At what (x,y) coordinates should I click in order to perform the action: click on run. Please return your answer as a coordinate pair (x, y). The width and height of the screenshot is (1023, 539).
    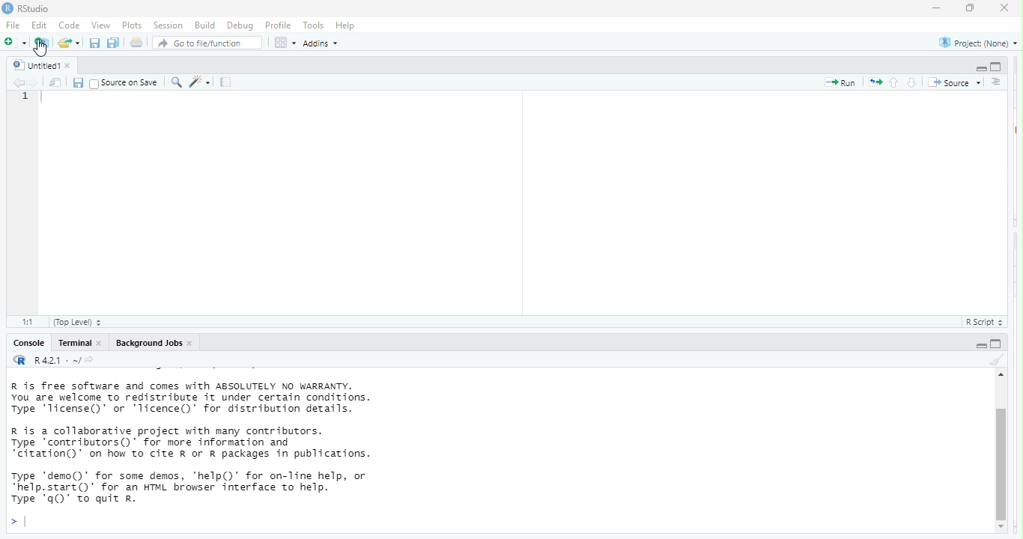
    Looking at the image, I should click on (837, 84).